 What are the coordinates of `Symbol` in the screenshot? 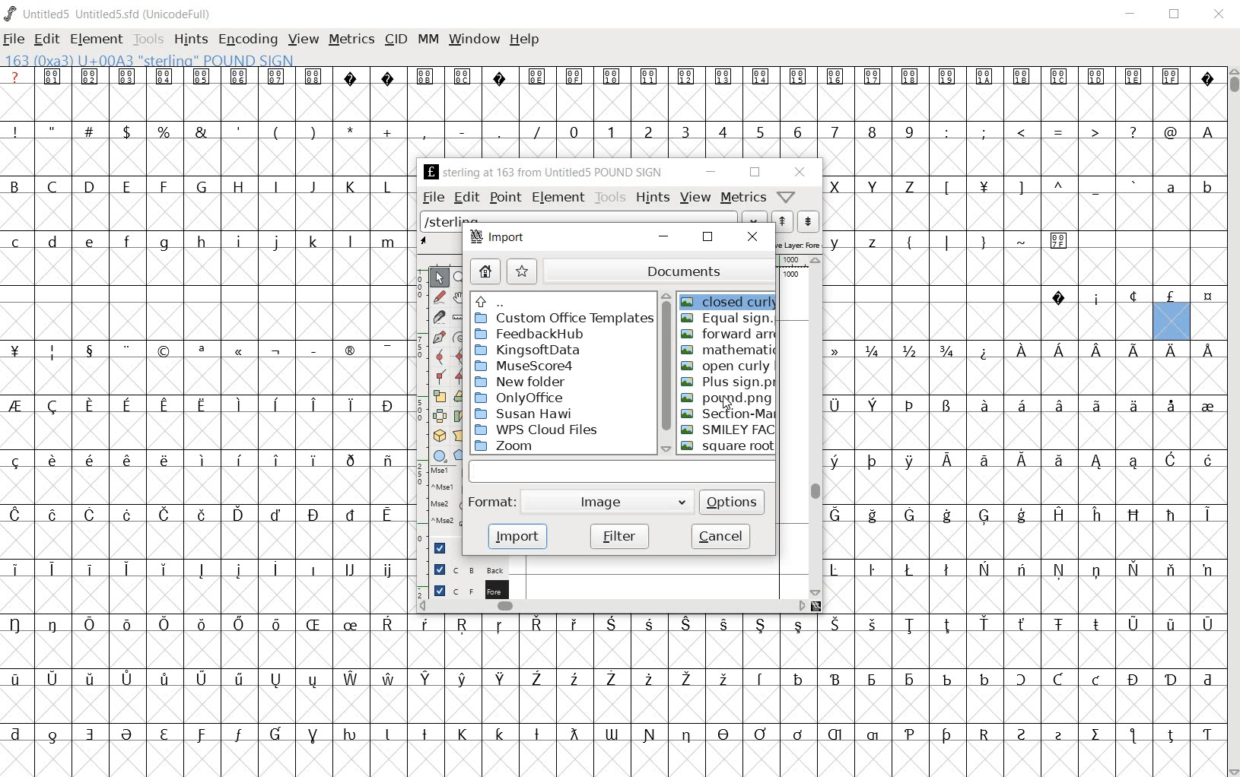 It's located at (351, 735).